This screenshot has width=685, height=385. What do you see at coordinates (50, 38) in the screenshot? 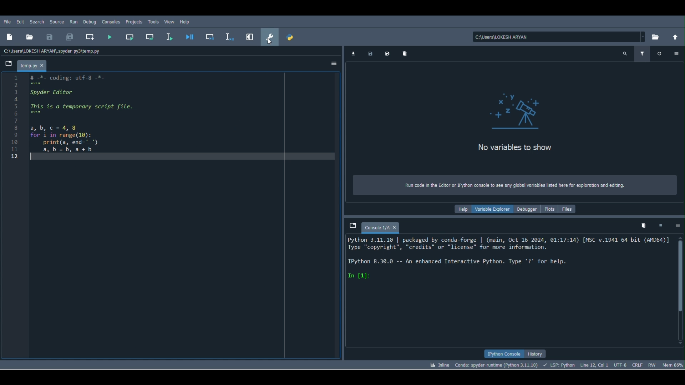
I see `Save file ( Ctrl + S)` at bounding box center [50, 38].